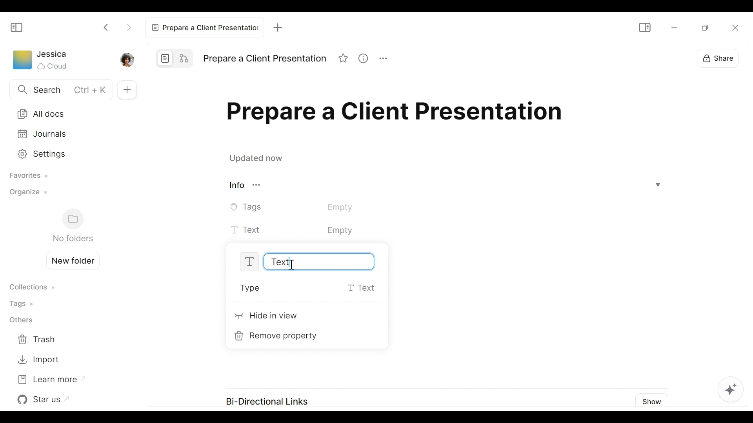 The height and width of the screenshot is (423, 753). I want to click on Text, so click(309, 262).